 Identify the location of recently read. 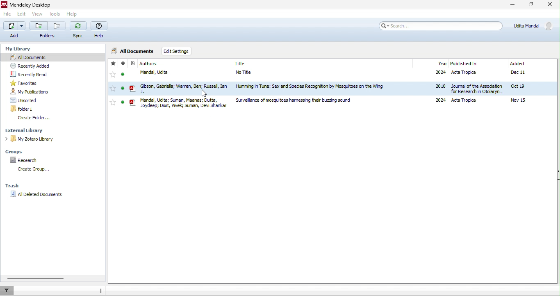
(28, 74).